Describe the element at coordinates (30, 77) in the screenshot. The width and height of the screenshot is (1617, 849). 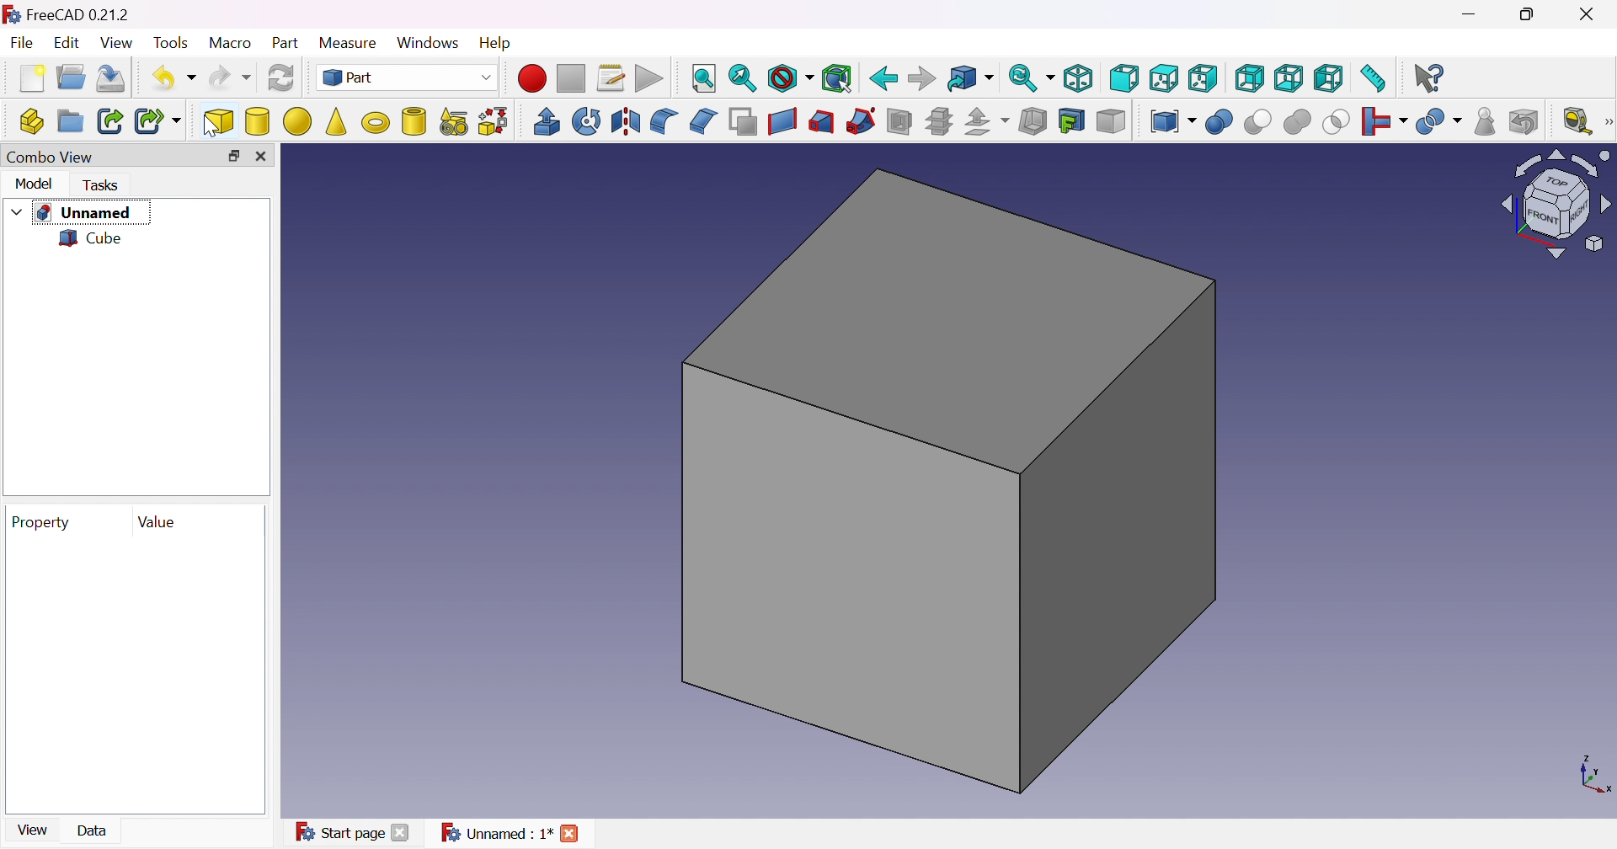
I see `New` at that location.